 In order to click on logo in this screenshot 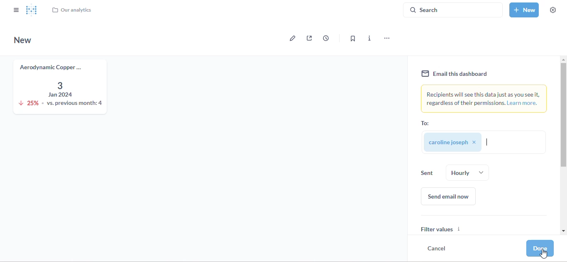, I will do `click(32, 10)`.